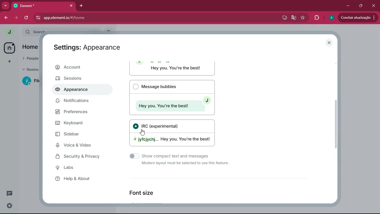  What do you see at coordinates (328, 42) in the screenshot?
I see `close` at bounding box center [328, 42].